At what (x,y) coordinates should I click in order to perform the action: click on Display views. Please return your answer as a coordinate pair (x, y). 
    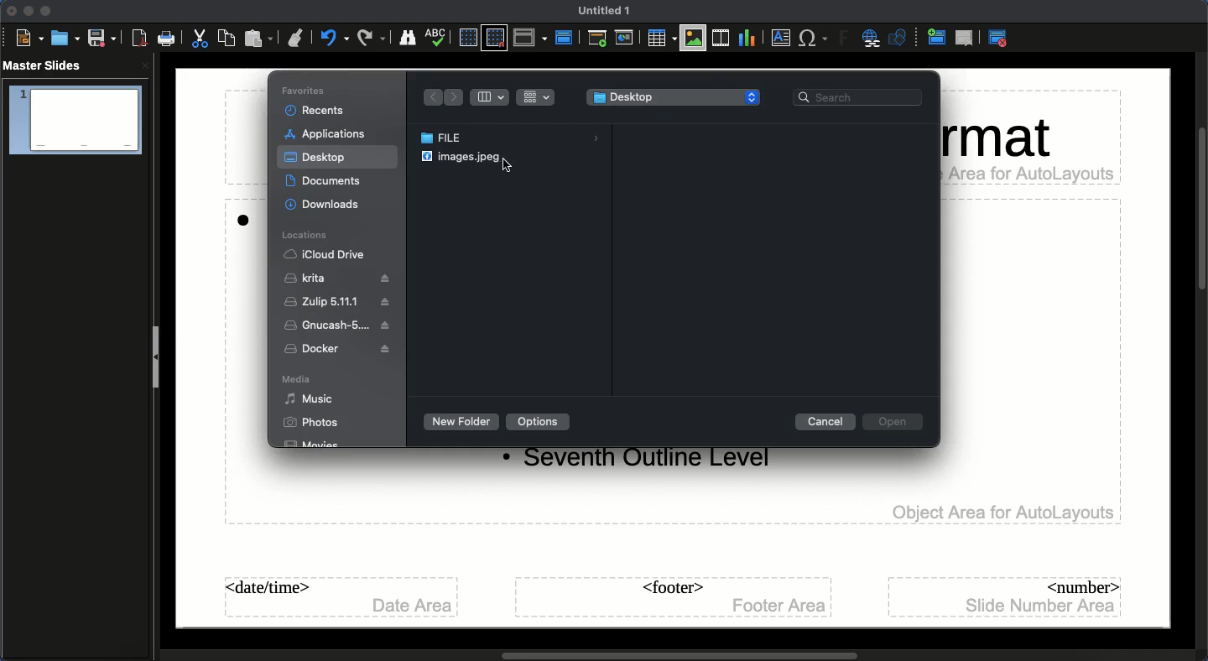
    Looking at the image, I should click on (530, 38).